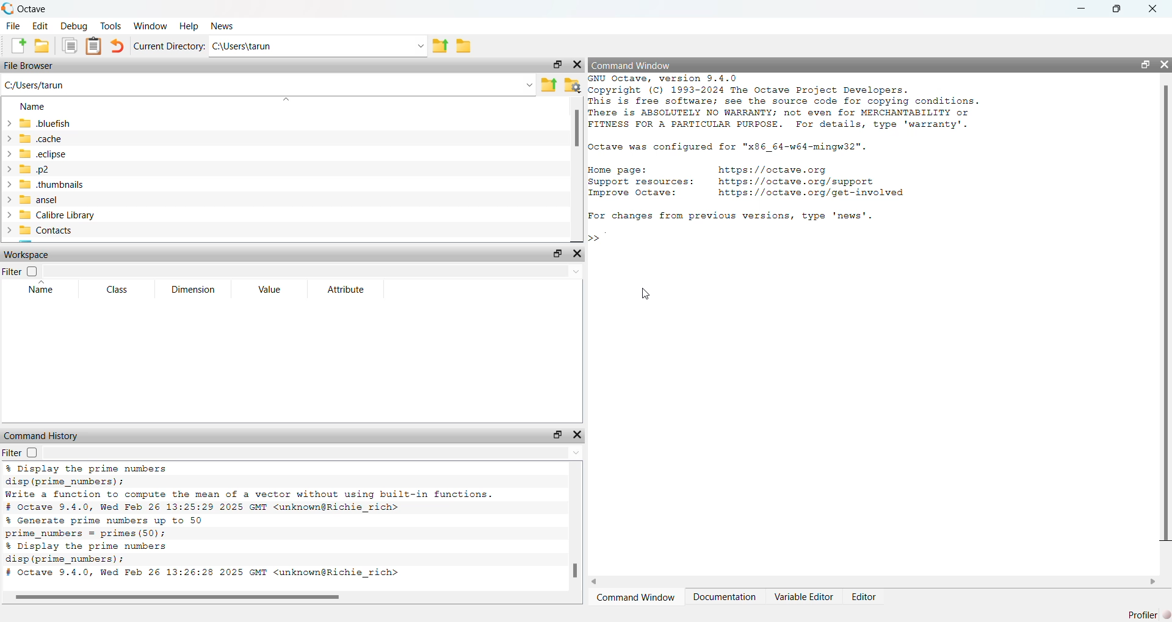 This screenshot has width=1172, height=622. What do you see at coordinates (1118, 9) in the screenshot?
I see `maximise` at bounding box center [1118, 9].